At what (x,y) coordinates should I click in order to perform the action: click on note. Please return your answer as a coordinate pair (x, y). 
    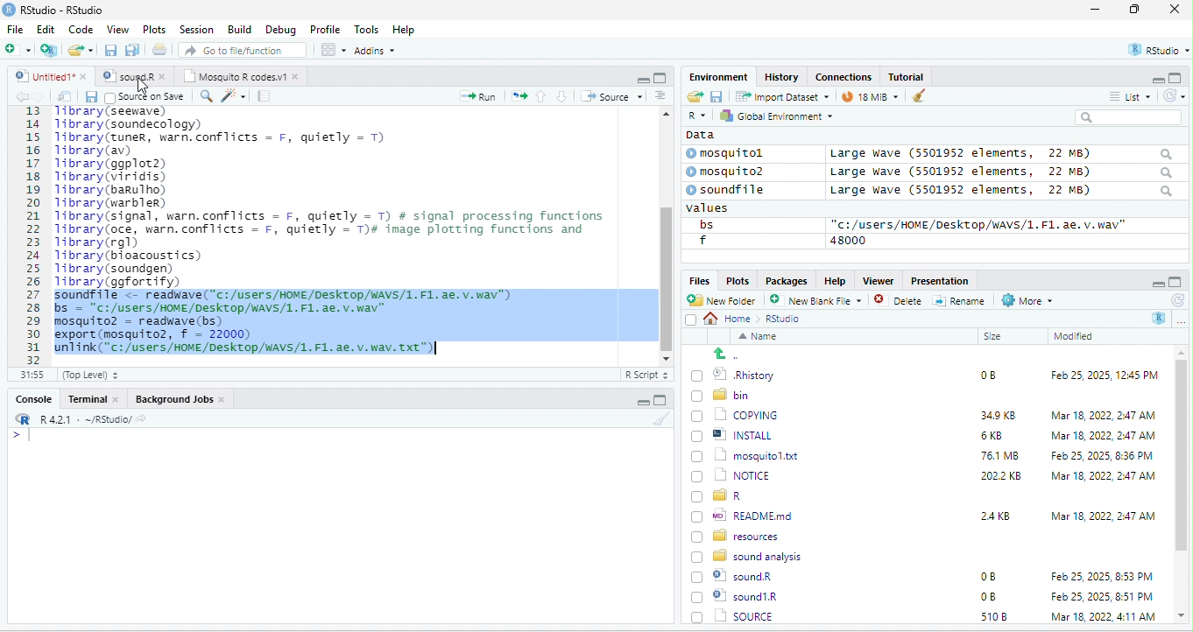
    Looking at the image, I should click on (265, 95).